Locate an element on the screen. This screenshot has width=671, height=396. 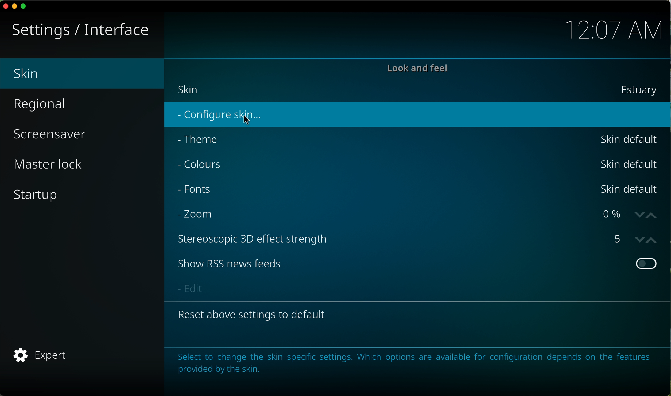
fonts is located at coordinates (418, 189).